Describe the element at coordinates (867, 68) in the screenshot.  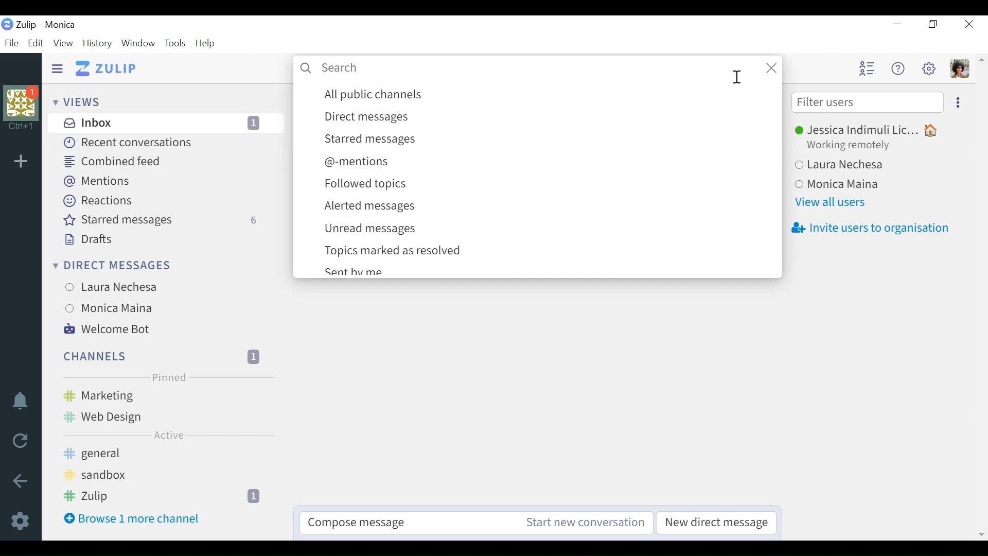
I see `Hide user list` at that location.